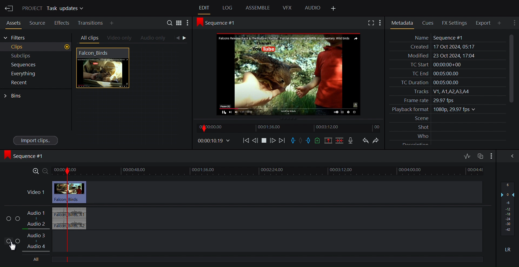 This screenshot has width=519, height=267. Describe the element at coordinates (91, 23) in the screenshot. I see `Transitition` at that location.